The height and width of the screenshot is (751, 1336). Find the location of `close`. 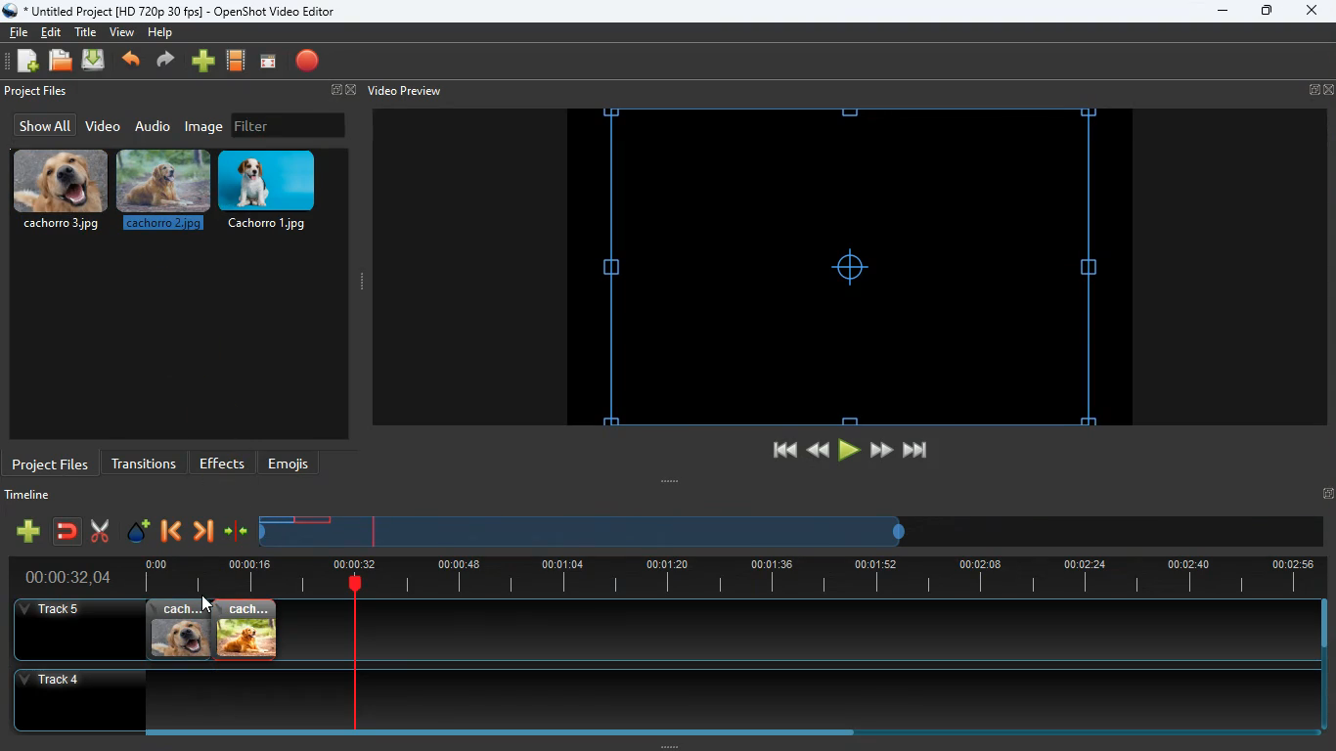

close is located at coordinates (1311, 12).